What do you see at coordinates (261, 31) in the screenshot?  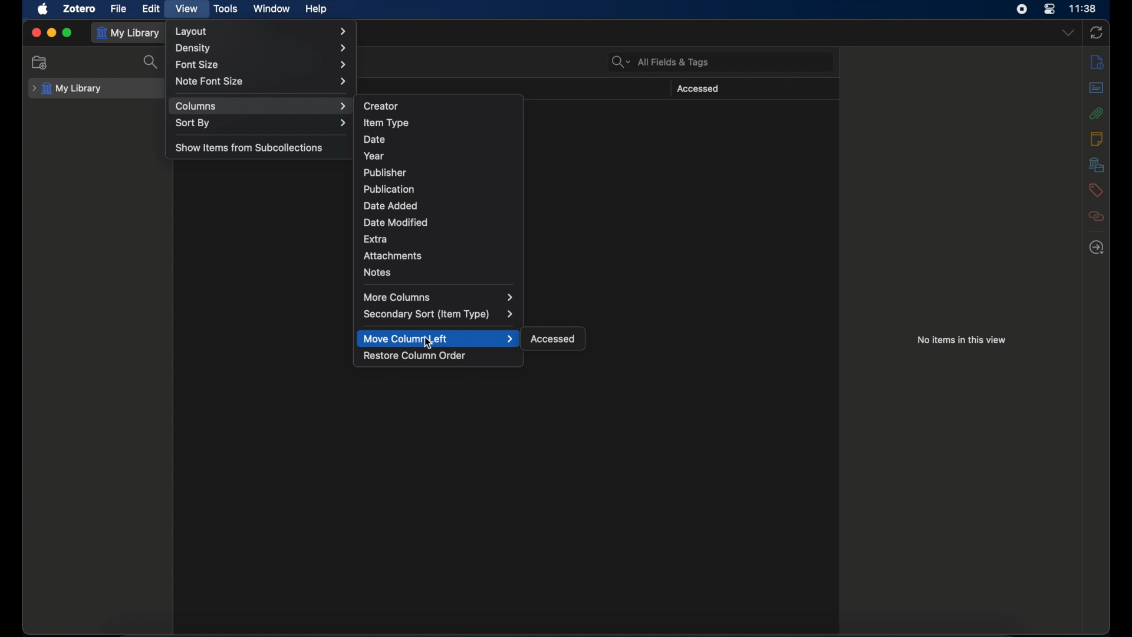 I see `layout` at bounding box center [261, 31].